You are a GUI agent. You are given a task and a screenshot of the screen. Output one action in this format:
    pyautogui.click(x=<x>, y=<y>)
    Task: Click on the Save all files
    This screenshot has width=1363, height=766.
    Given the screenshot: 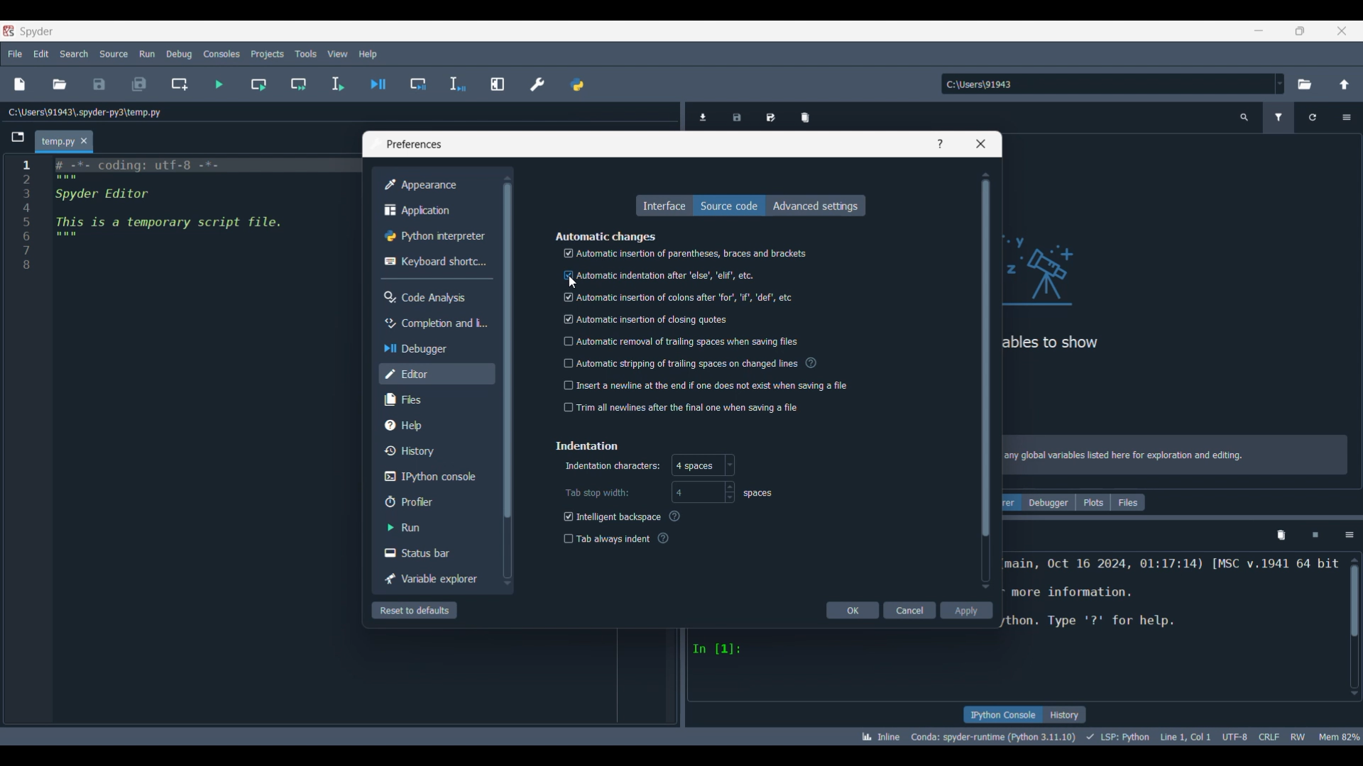 What is the action you would take?
    pyautogui.click(x=139, y=84)
    